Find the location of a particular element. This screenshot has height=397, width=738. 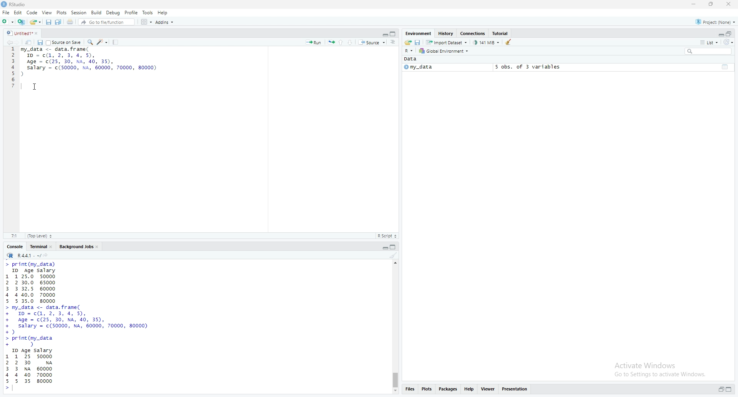

close is located at coordinates (730, 4).